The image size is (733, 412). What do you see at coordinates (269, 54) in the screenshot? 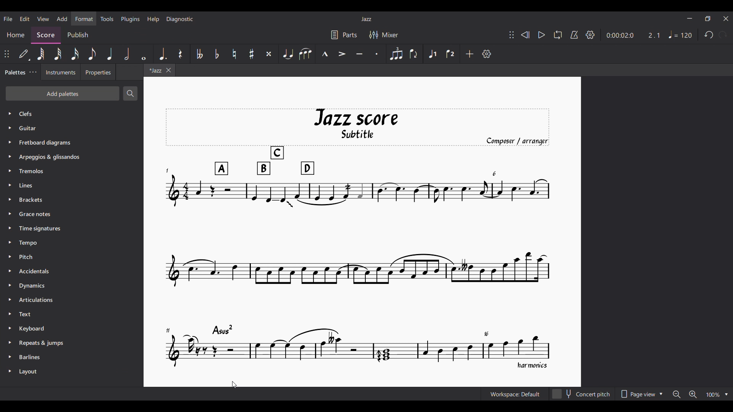
I see `Toggle double sharp` at bounding box center [269, 54].